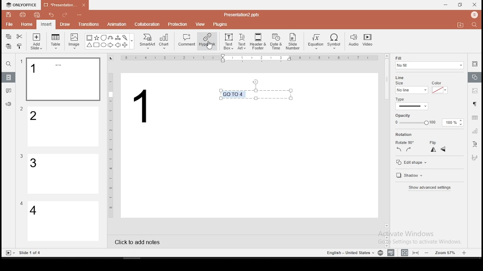 This screenshot has height=271, width=483. I want to click on quick print, so click(37, 15).